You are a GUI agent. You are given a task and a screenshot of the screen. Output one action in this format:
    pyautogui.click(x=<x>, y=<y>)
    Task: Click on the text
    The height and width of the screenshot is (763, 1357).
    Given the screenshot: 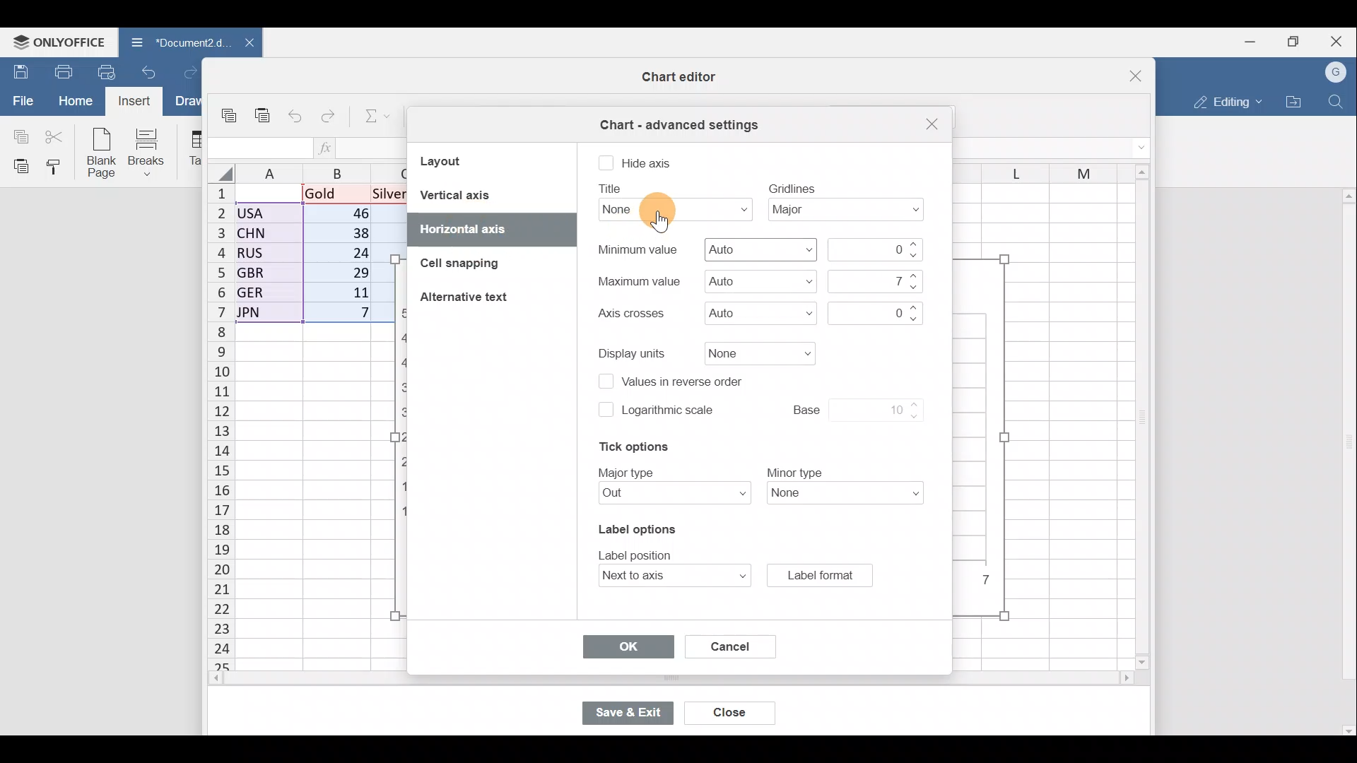 What is the action you would take?
    pyautogui.click(x=628, y=471)
    